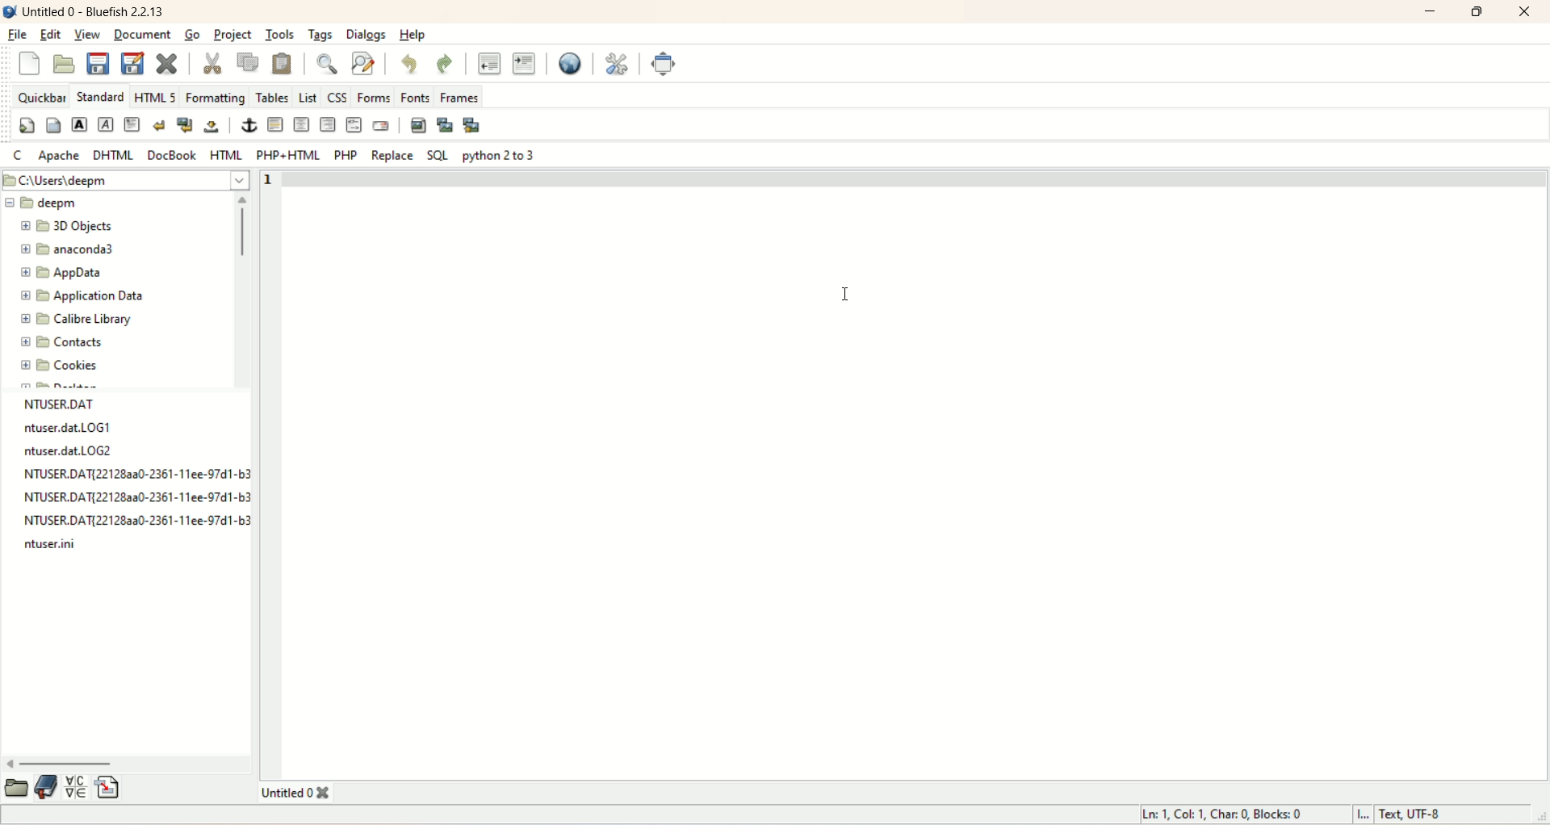 The width and height of the screenshot is (1550, 825). What do you see at coordinates (10, 11) in the screenshot?
I see `logo` at bounding box center [10, 11].